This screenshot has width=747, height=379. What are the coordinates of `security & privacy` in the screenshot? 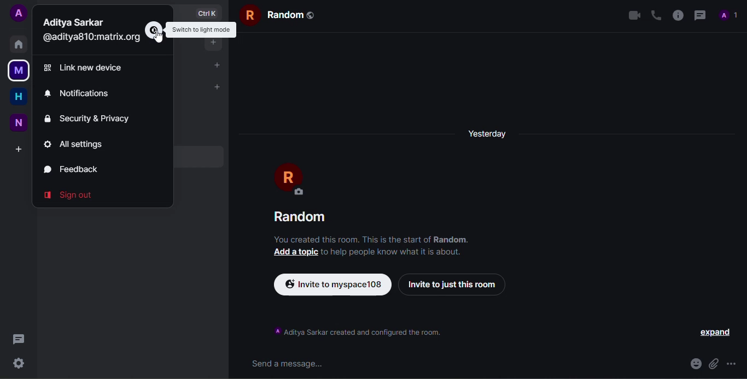 It's located at (90, 119).